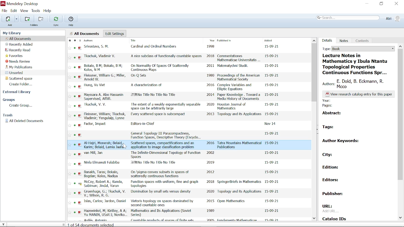 This screenshot has height=227, width=404. I want to click on 2018, so click(211, 182).